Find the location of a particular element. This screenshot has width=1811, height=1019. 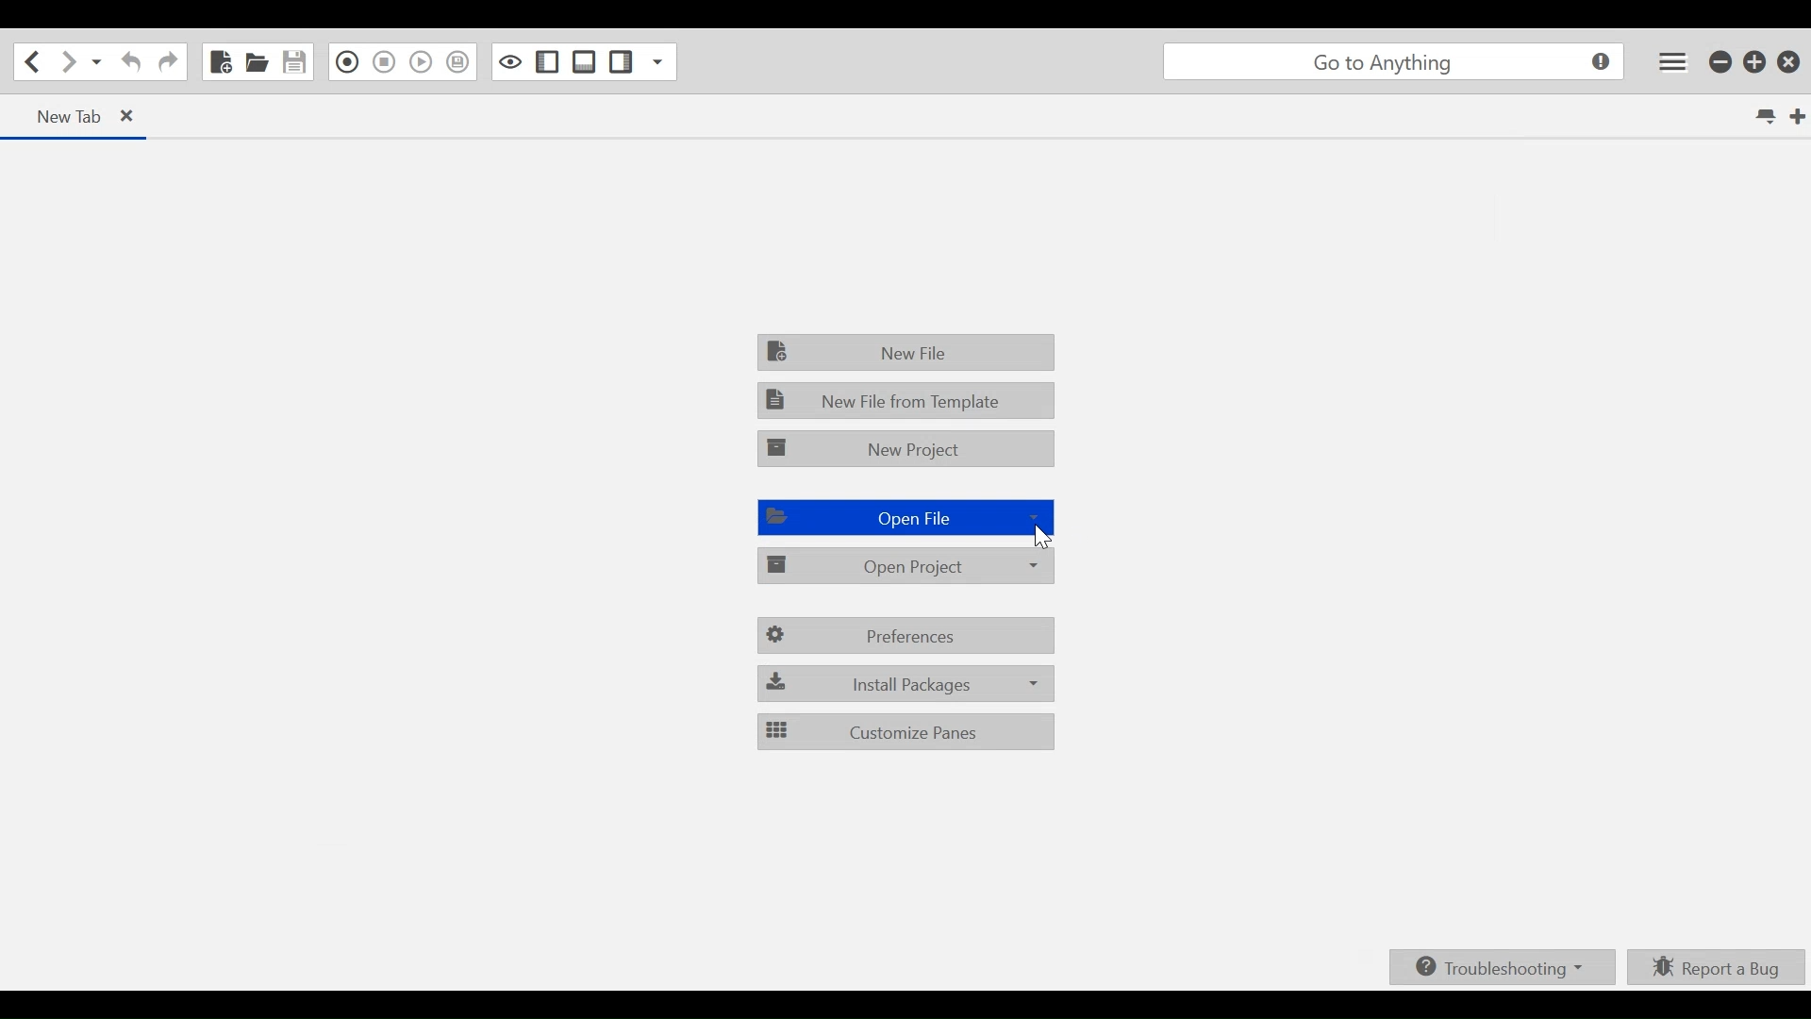

Play Last Macro is located at coordinates (420, 61).